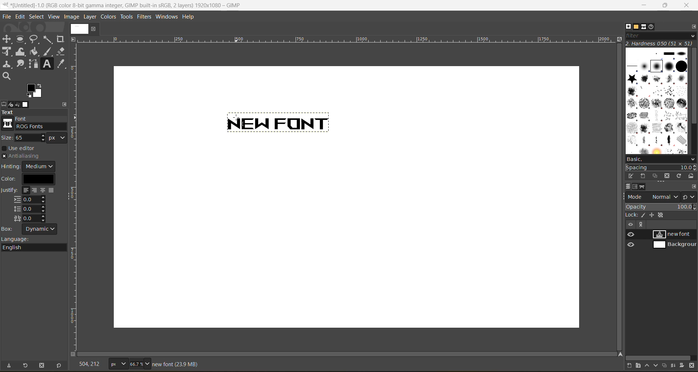  Describe the element at coordinates (692, 177) in the screenshot. I see `open brush as image` at that location.